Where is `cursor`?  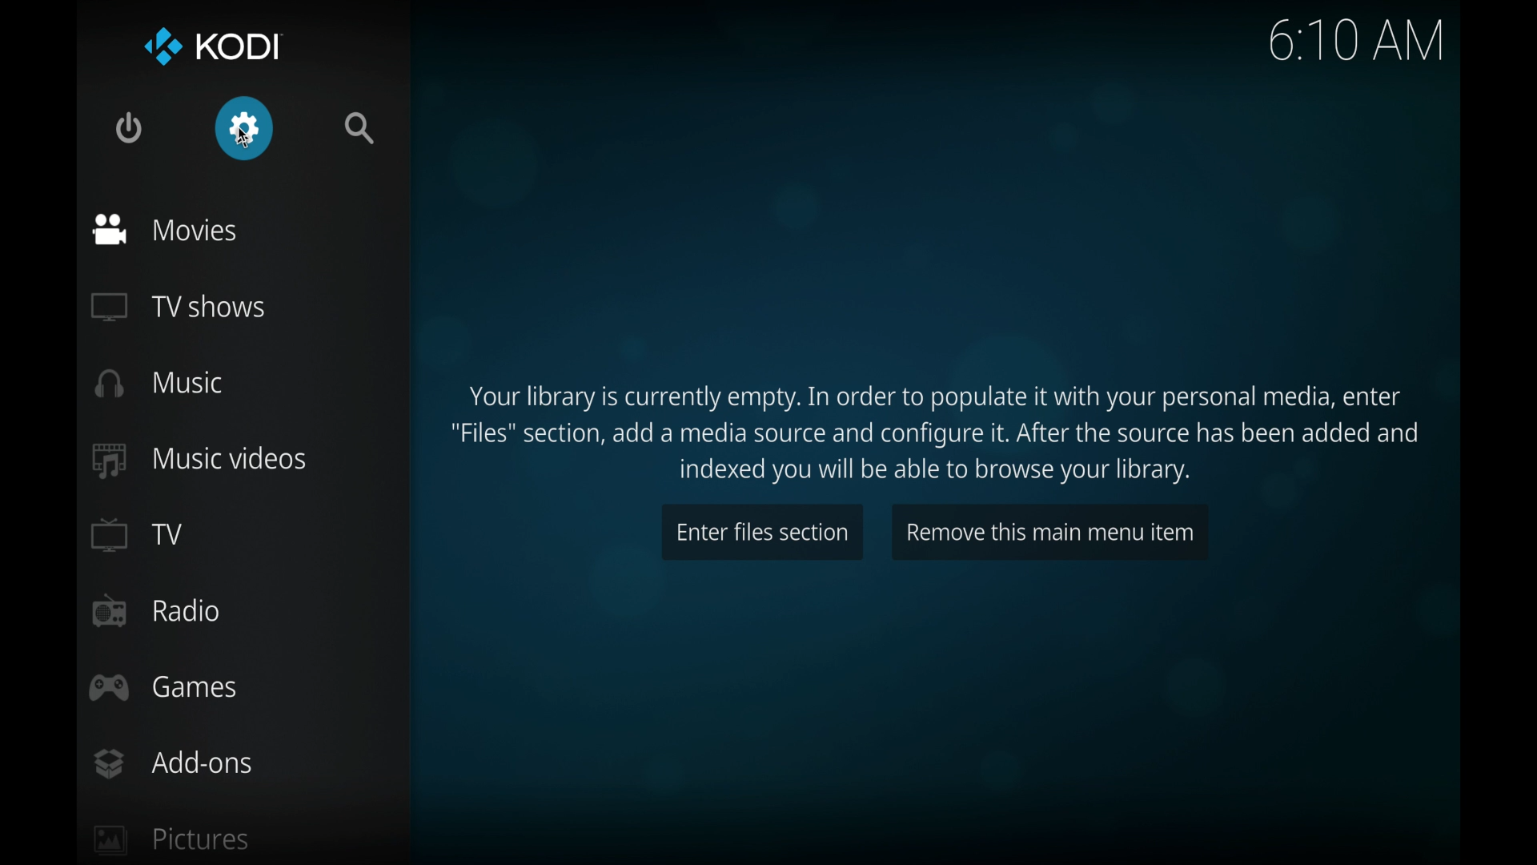
cursor is located at coordinates (244, 138).